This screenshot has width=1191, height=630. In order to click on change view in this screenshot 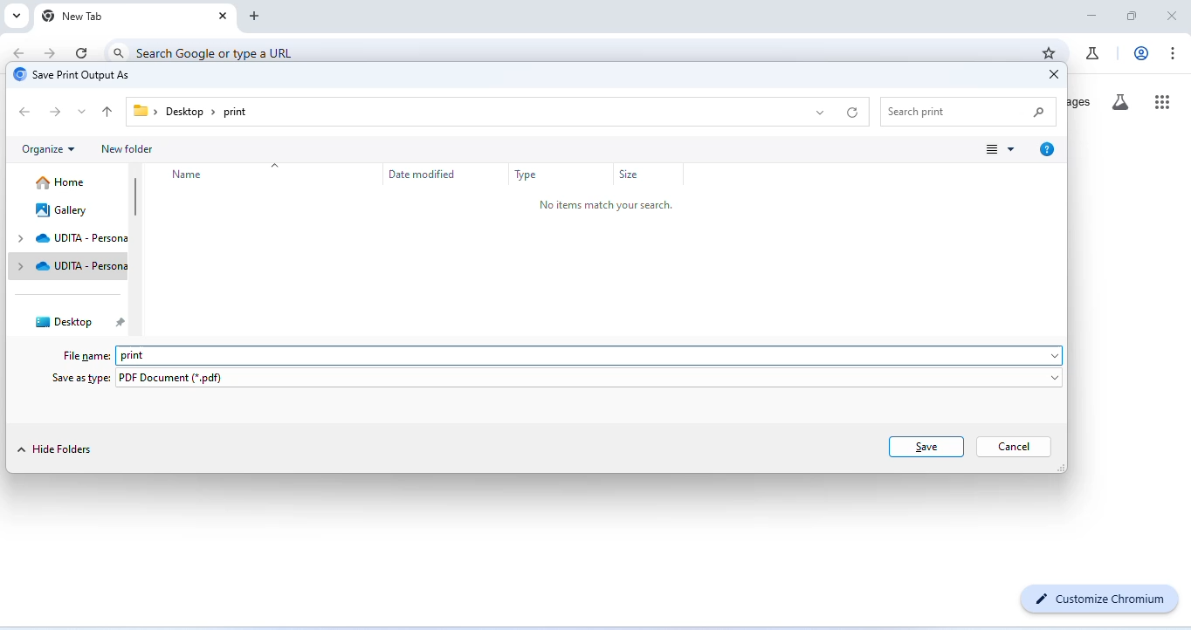, I will do `click(1002, 150)`.